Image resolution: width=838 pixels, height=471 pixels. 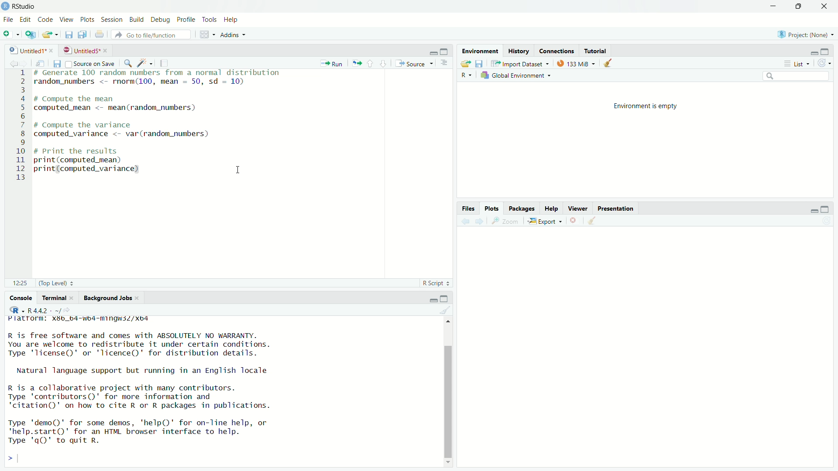 I want to click on files, so click(x=468, y=208).